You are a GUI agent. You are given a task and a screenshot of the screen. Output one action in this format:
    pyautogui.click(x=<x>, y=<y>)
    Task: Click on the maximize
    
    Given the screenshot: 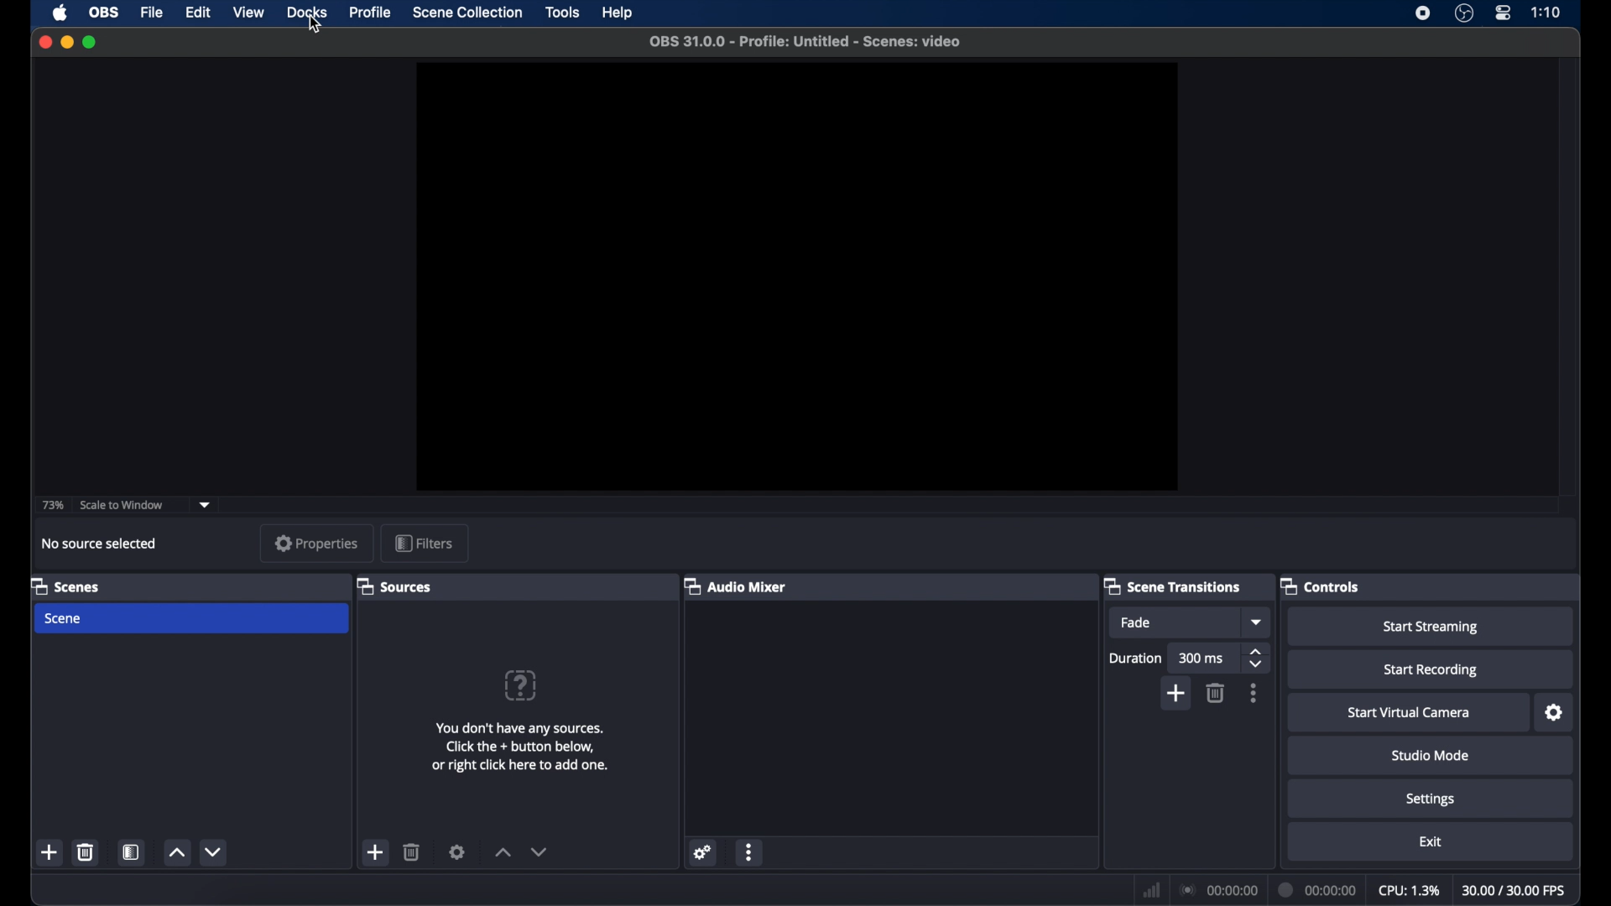 What is the action you would take?
    pyautogui.click(x=91, y=42)
    